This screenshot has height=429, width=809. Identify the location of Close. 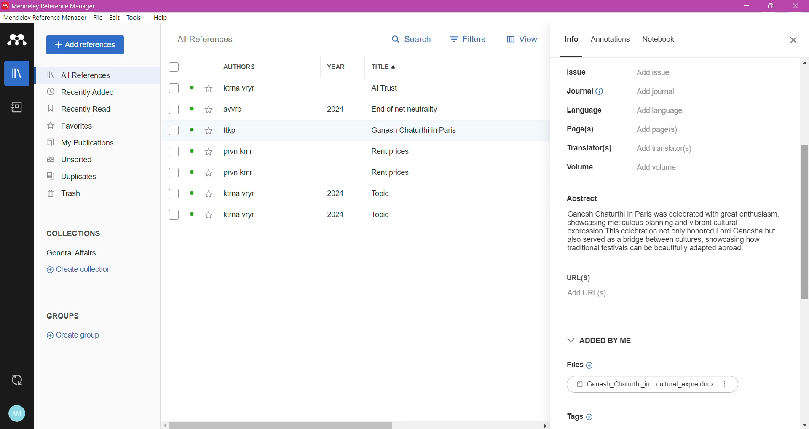
(794, 40).